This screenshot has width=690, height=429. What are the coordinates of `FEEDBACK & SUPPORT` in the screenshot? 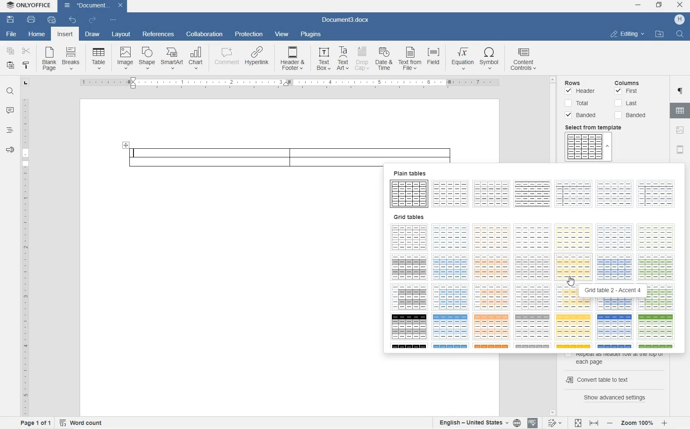 It's located at (9, 150).